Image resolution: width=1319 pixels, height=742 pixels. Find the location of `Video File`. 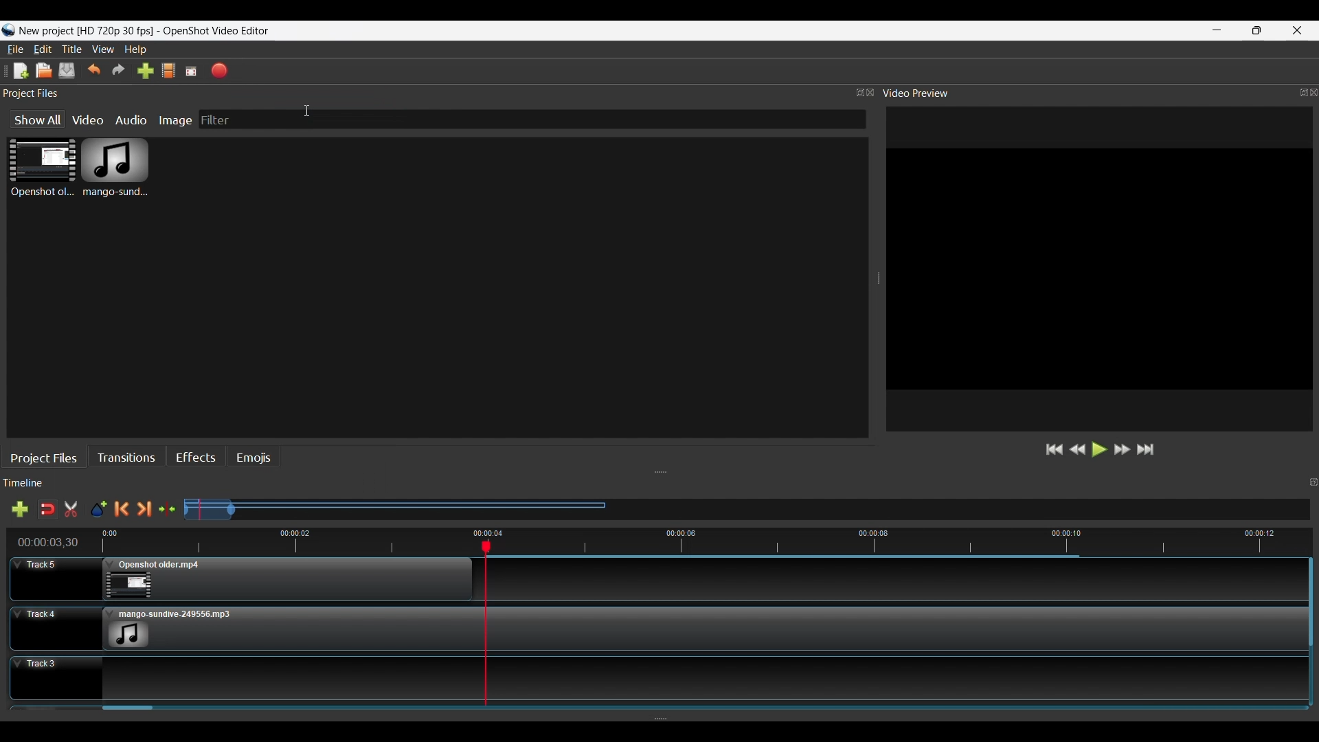

Video File is located at coordinates (42, 168).